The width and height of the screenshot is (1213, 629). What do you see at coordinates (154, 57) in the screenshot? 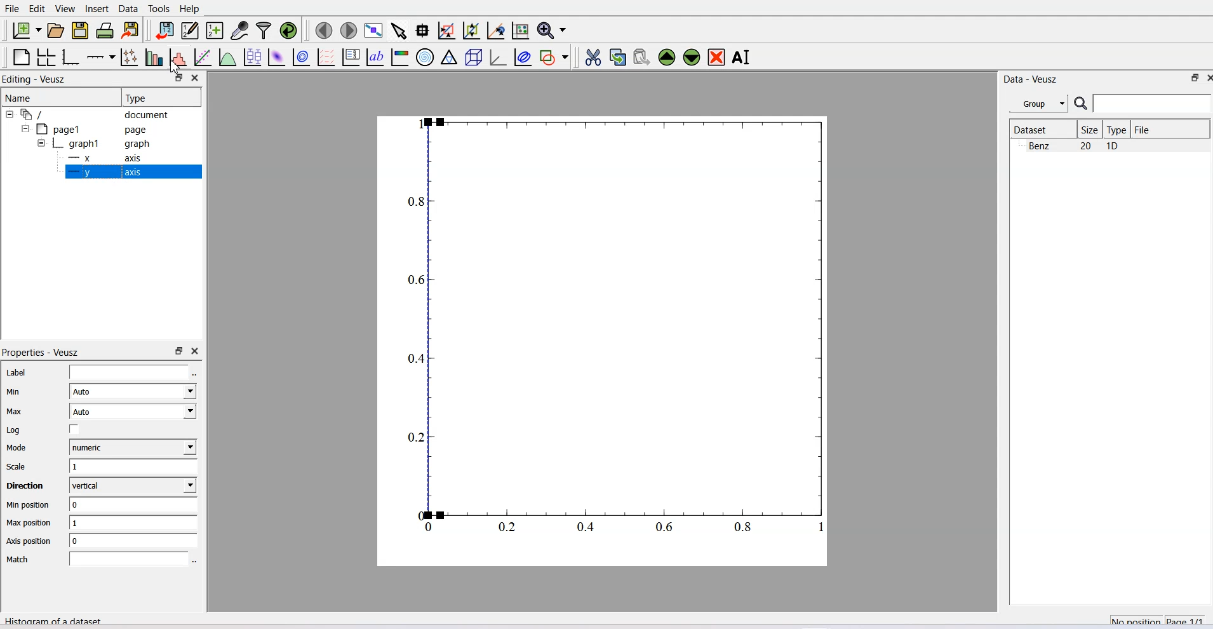
I see `Plot bar chart` at bounding box center [154, 57].